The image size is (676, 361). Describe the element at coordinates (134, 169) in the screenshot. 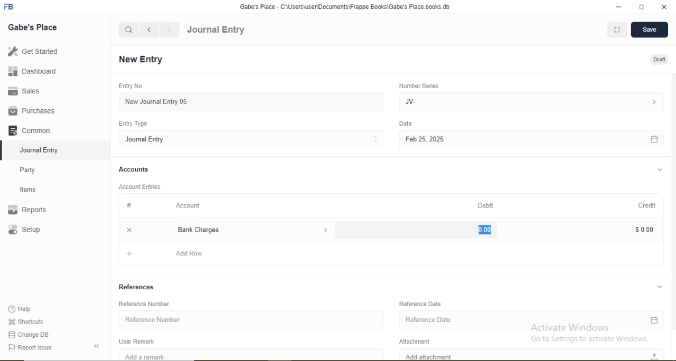

I see `Accounts.` at that location.